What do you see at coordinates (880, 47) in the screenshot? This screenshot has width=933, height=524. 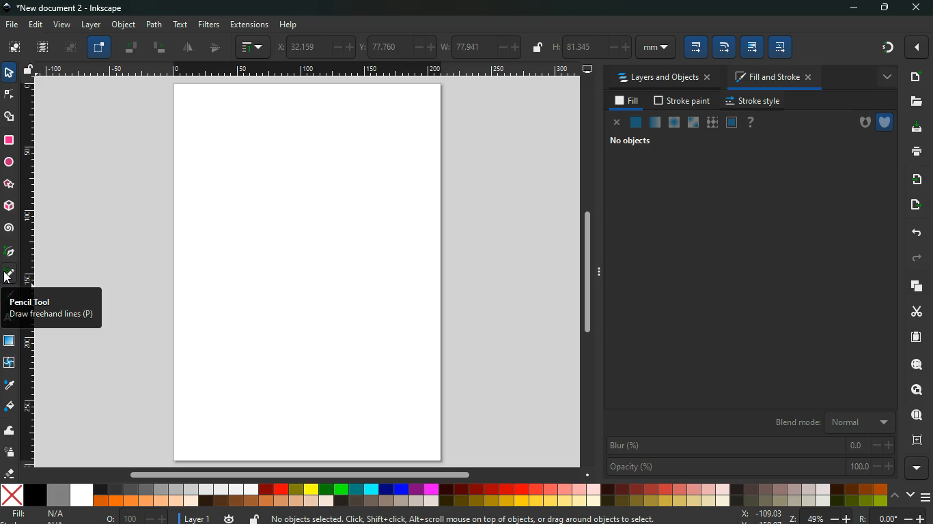 I see `gradient` at bounding box center [880, 47].